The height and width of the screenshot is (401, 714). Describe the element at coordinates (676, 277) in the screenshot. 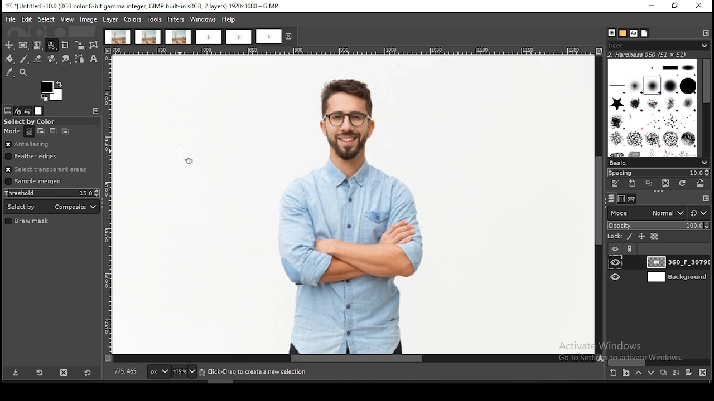

I see `layer` at that location.